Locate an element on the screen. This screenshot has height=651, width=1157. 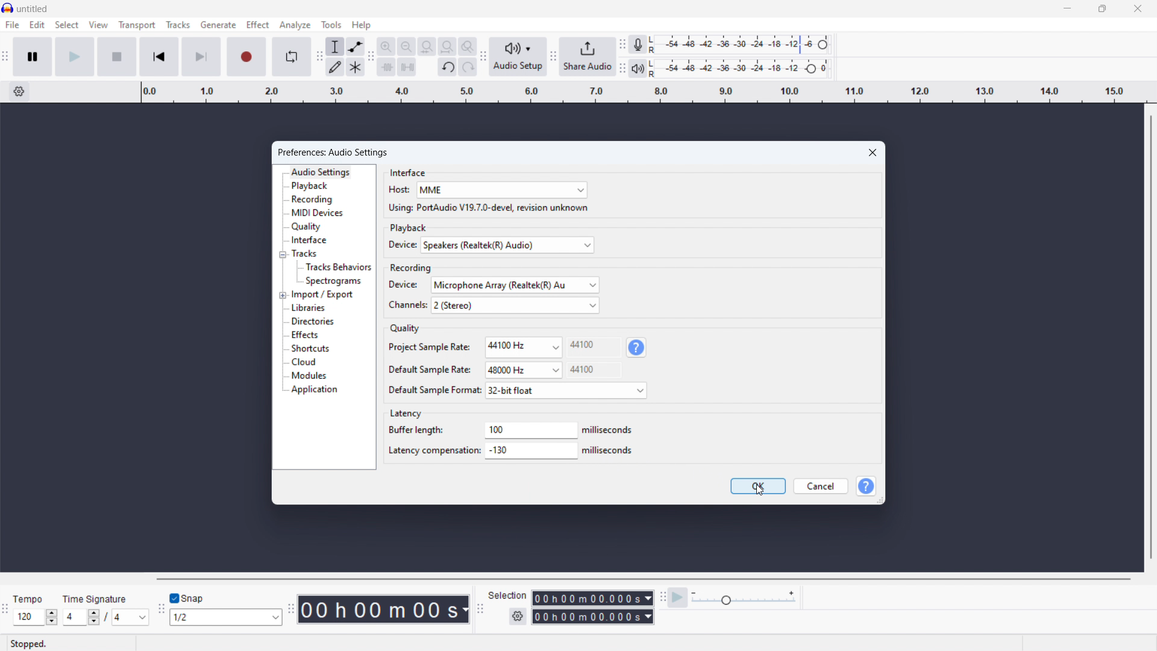
selection tool is located at coordinates (334, 46).